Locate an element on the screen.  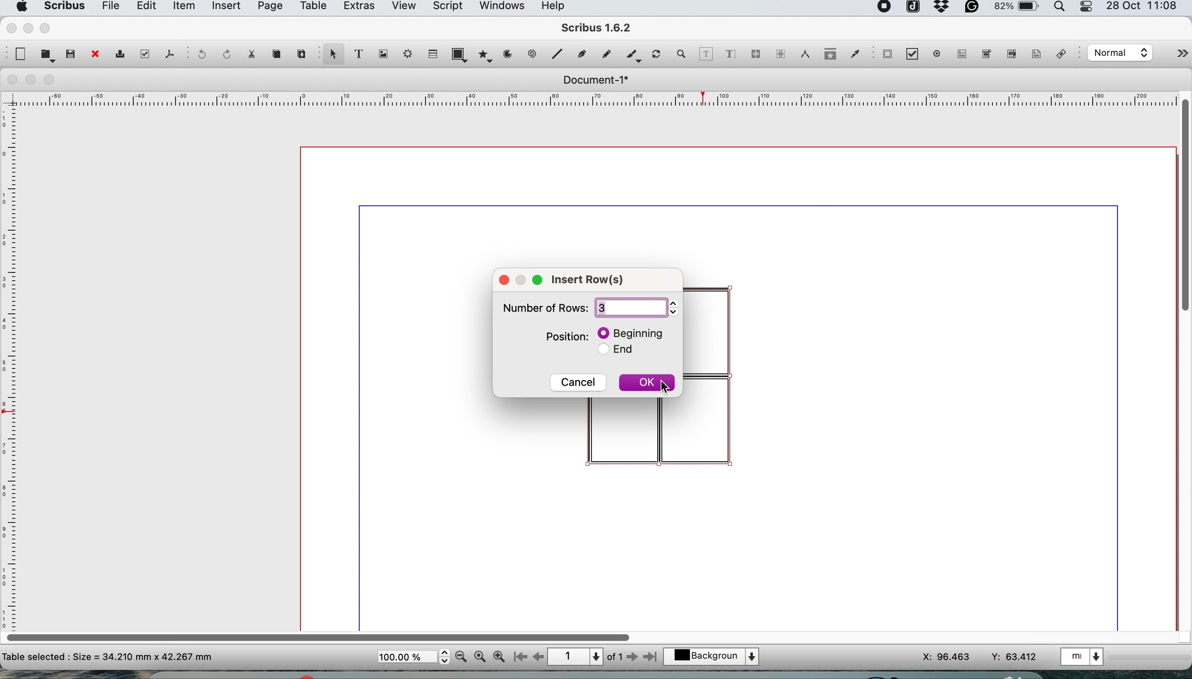
end is located at coordinates (622, 352).